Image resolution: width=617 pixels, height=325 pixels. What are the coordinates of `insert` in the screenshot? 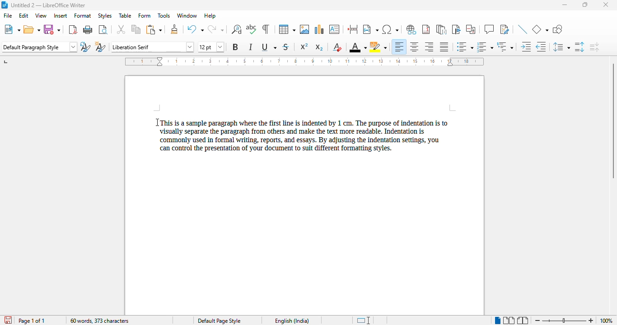 It's located at (60, 15).